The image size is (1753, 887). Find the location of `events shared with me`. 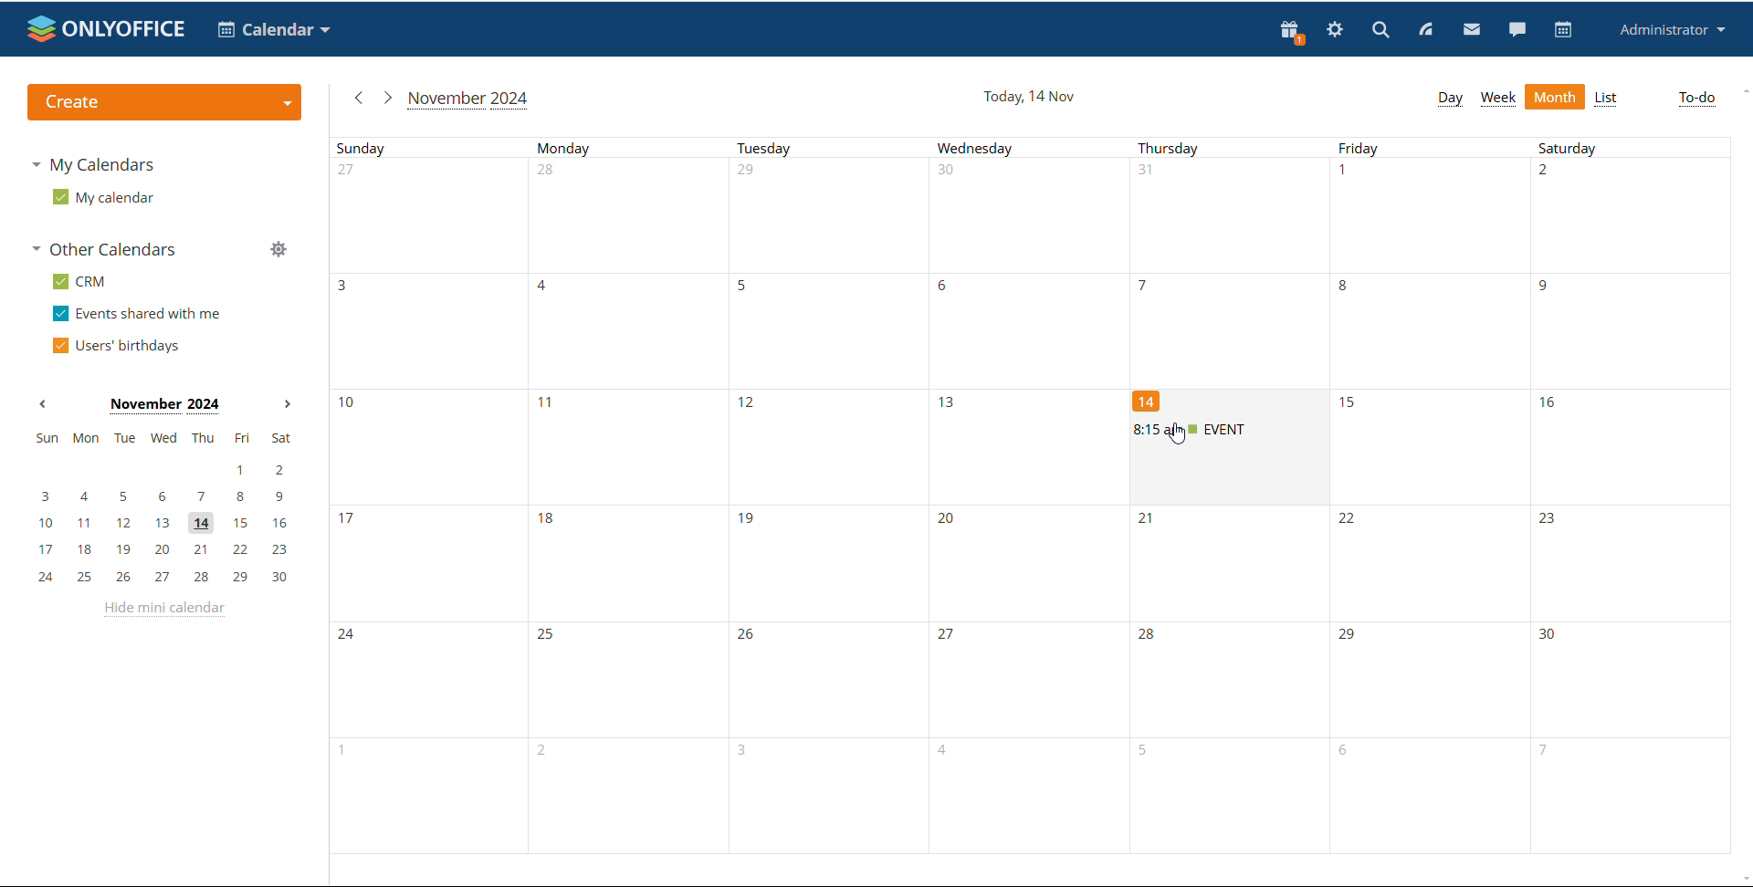

events shared with me is located at coordinates (137, 314).